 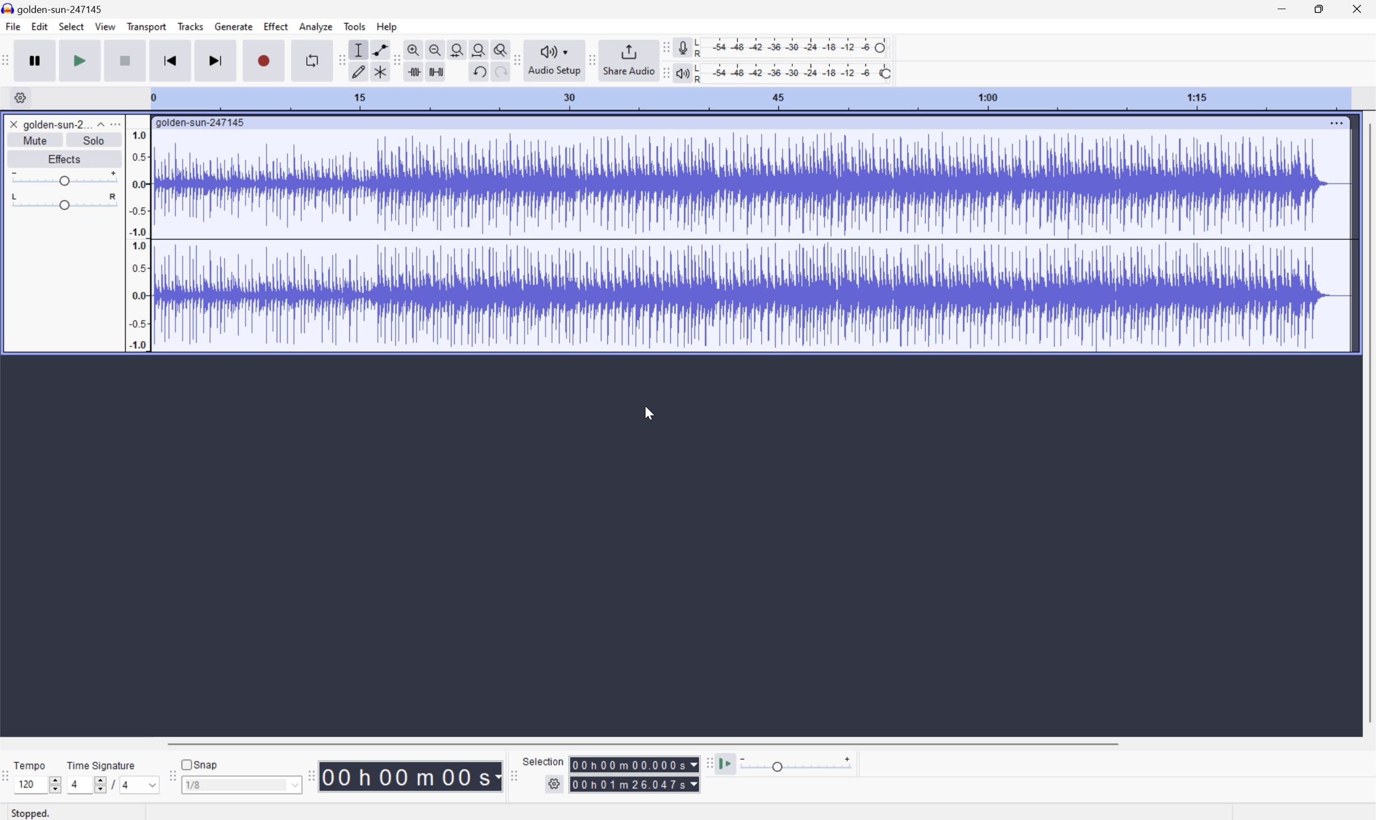 I want to click on Drop Down, so click(x=99, y=123).